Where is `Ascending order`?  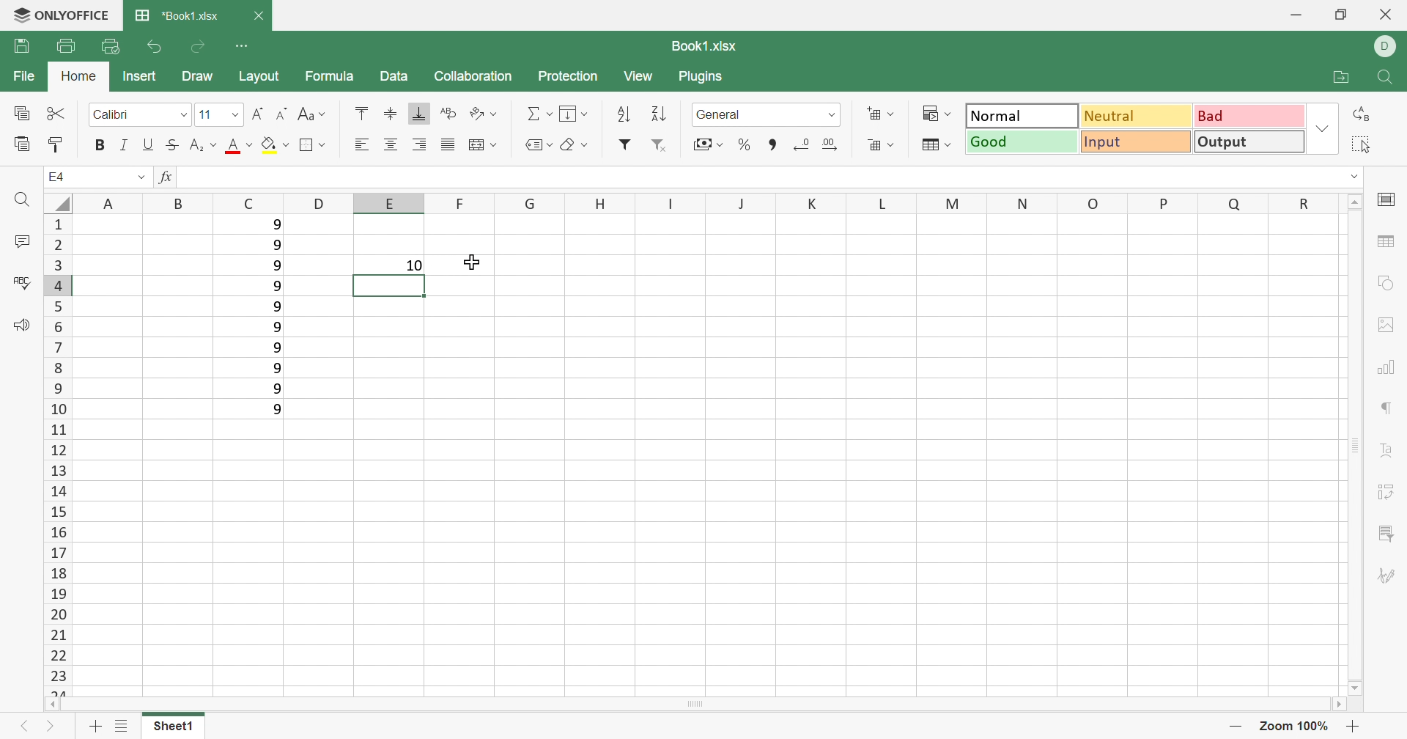
Ascending order is located at coordinates (624, 115).